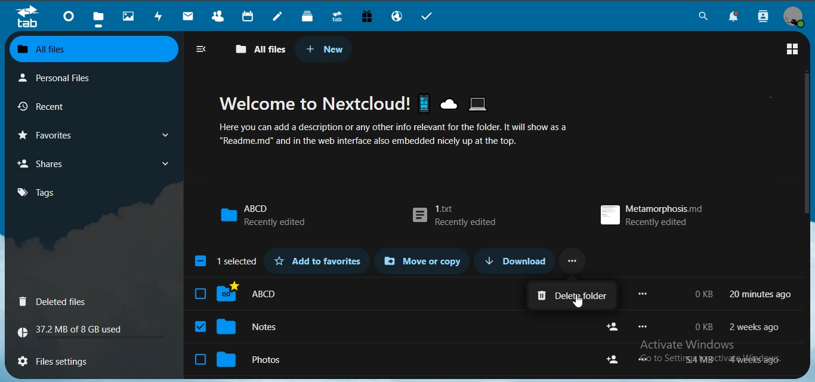 The width and height of the screenshot is (815, 382). What do you see at coordinates (51, 192) in the screenshot?
I see `tags` at bounding box center [51, 192].